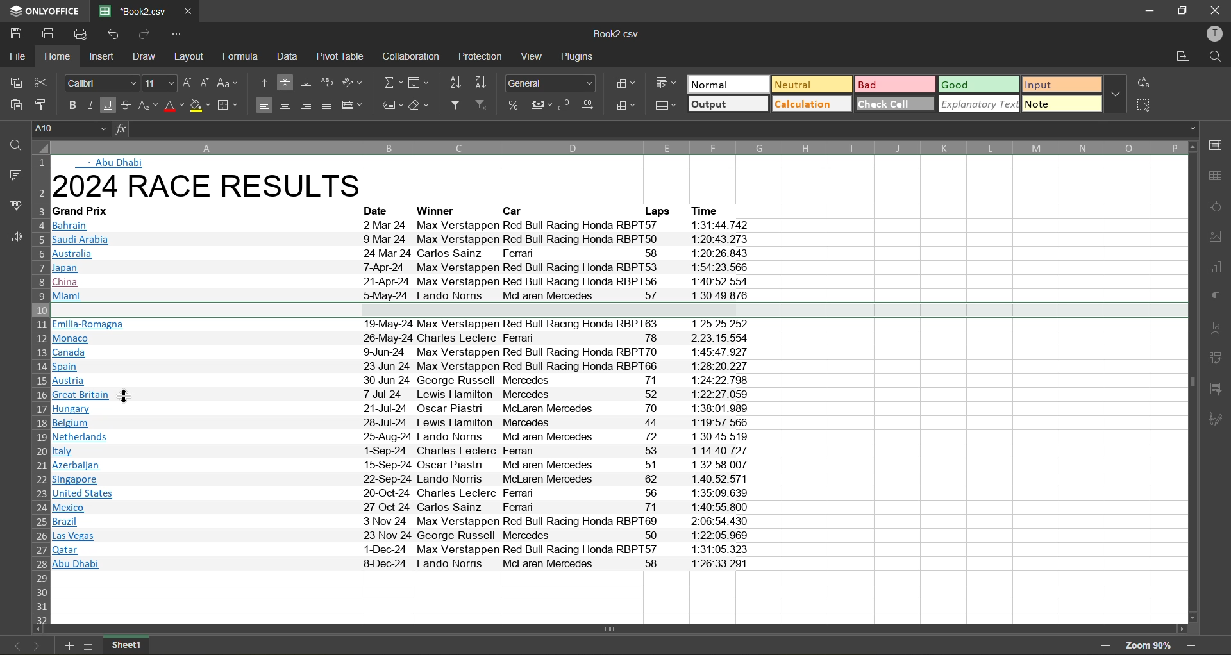 This screenshot has height=655, width=1231. What do you see at coordinates (201, 106) in the screenshot?
I see `fill color` at bounding box center [201, 106].